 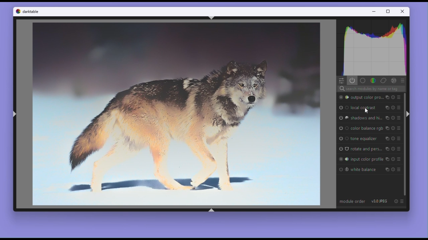 I want to click on preset, so click(x=400, y=168).